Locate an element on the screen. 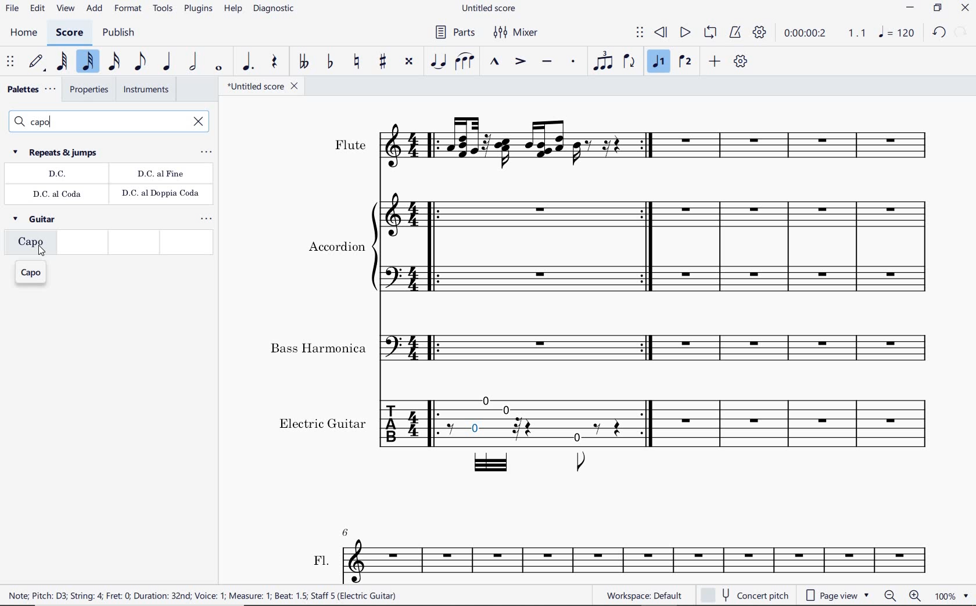 This screenshot has height=606, width=976. plugins is located at coordinates (197, 9).